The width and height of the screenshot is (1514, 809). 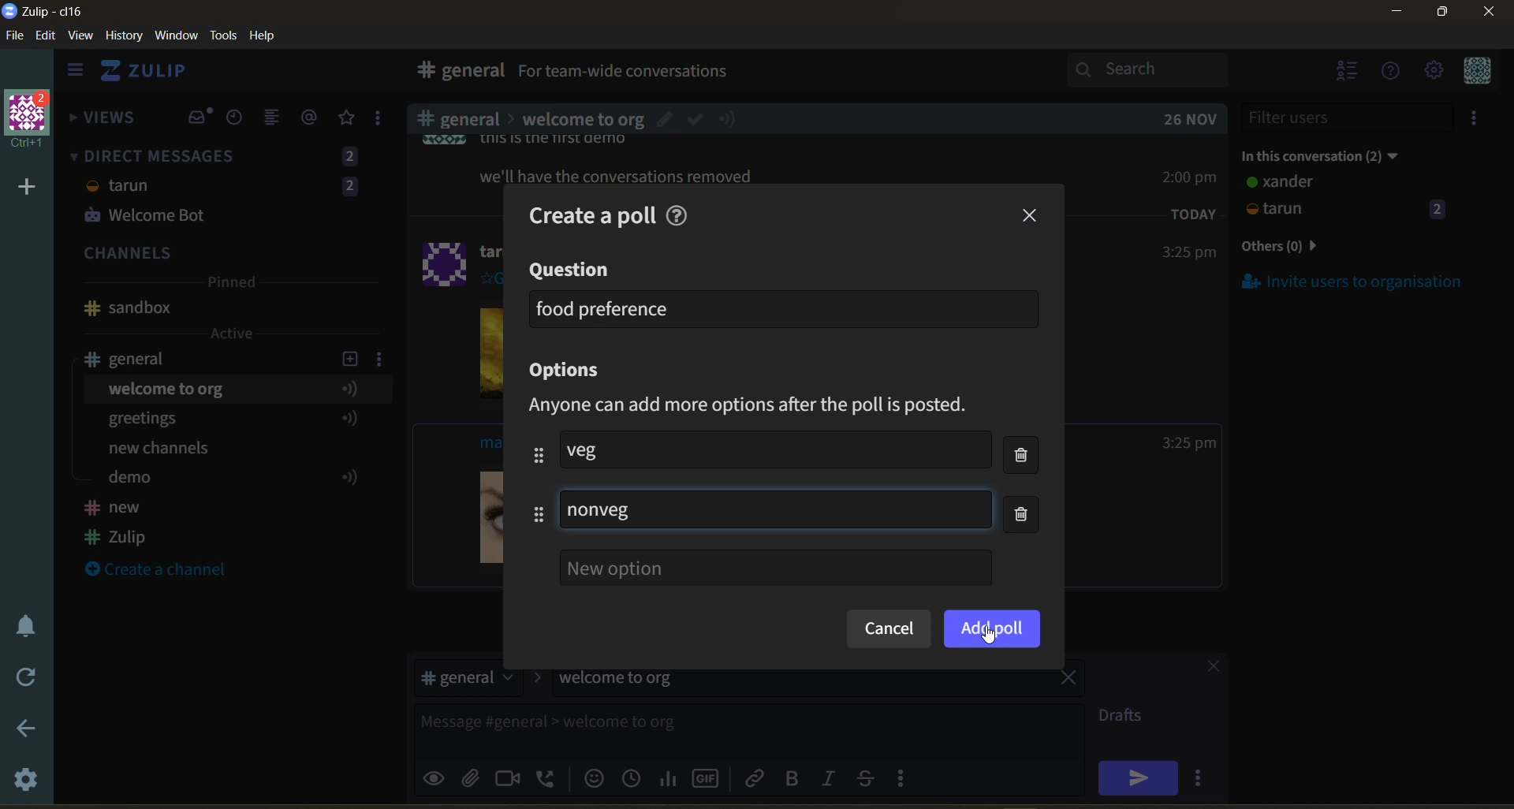 I want to click on , so click(x=615, y=173).